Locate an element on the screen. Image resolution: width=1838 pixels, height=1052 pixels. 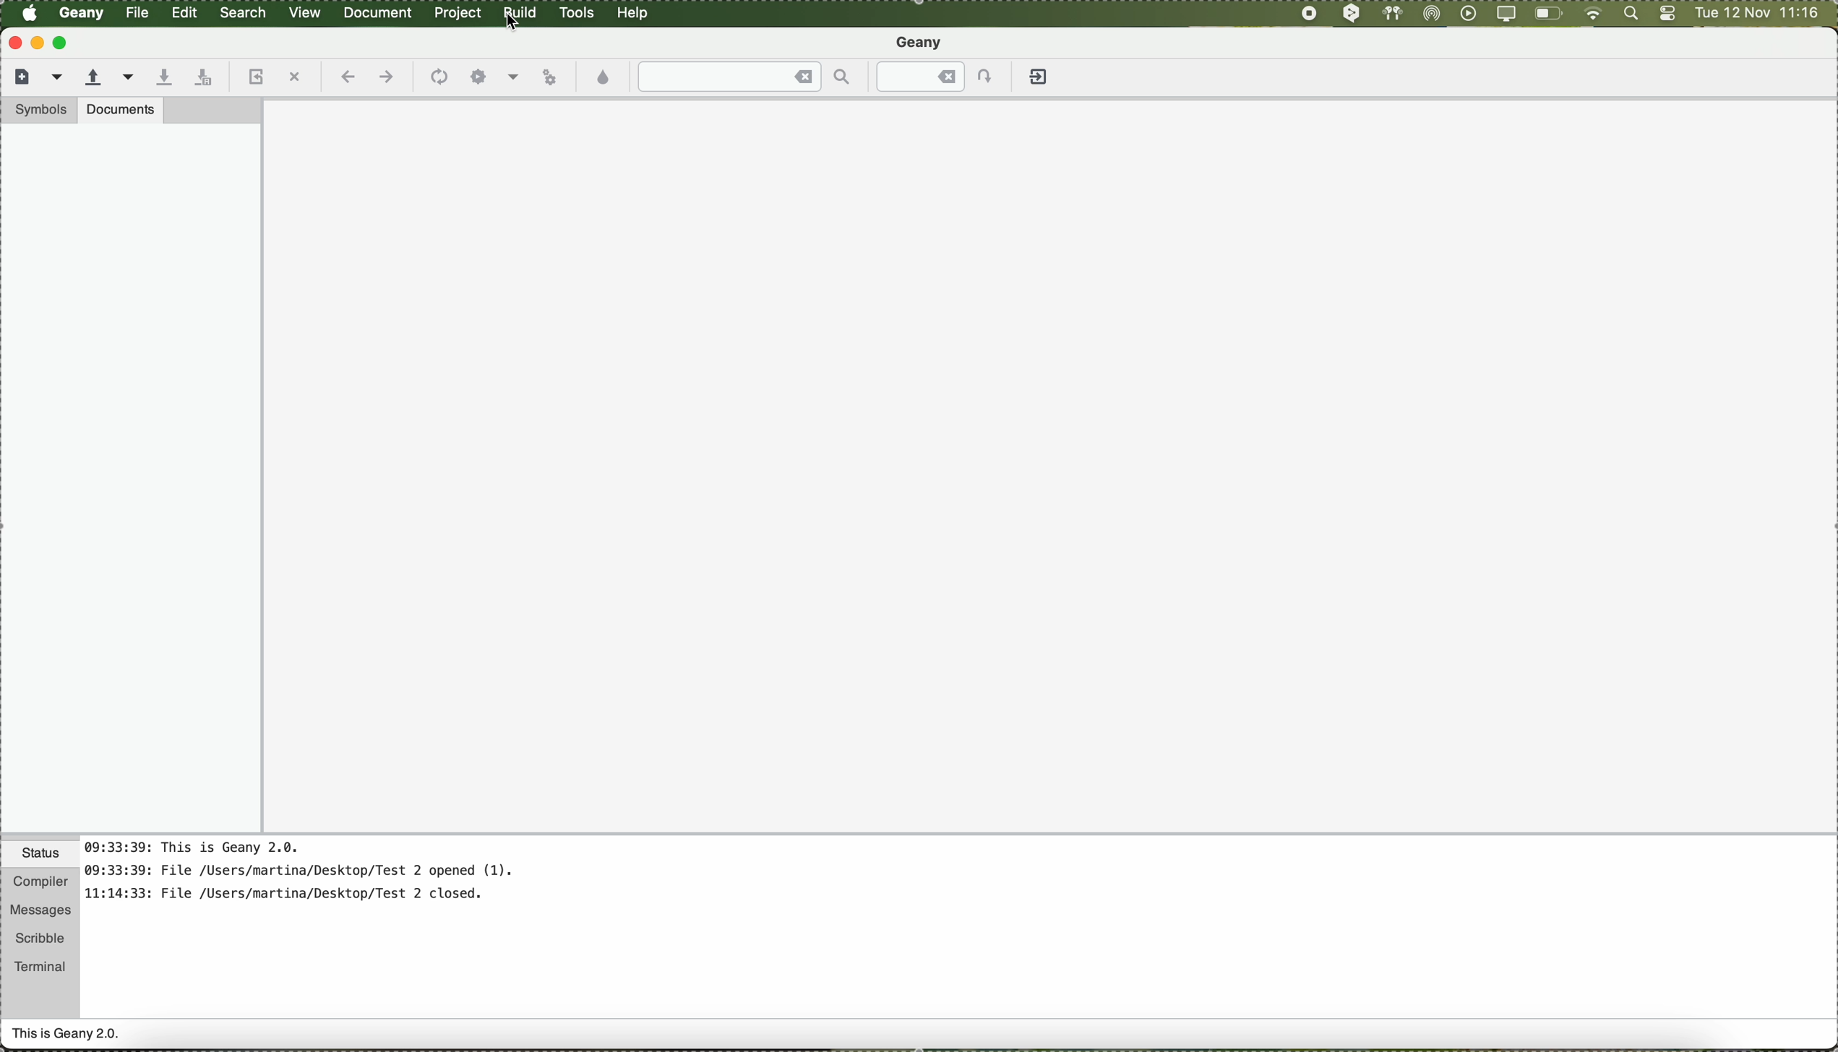
save the current file is located at coordinates (163, 78).